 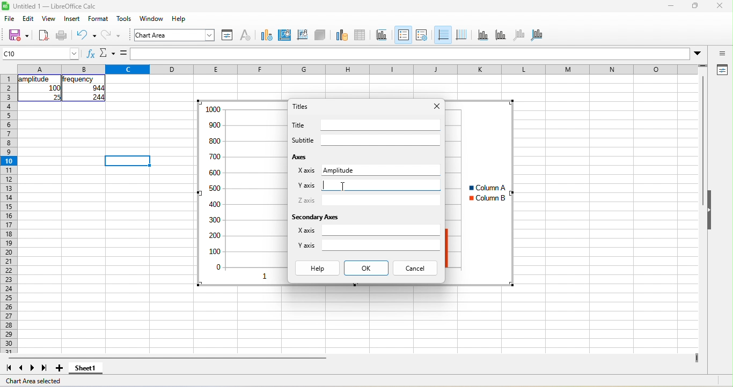 I want to click on More options, so click(x=697, y=54).